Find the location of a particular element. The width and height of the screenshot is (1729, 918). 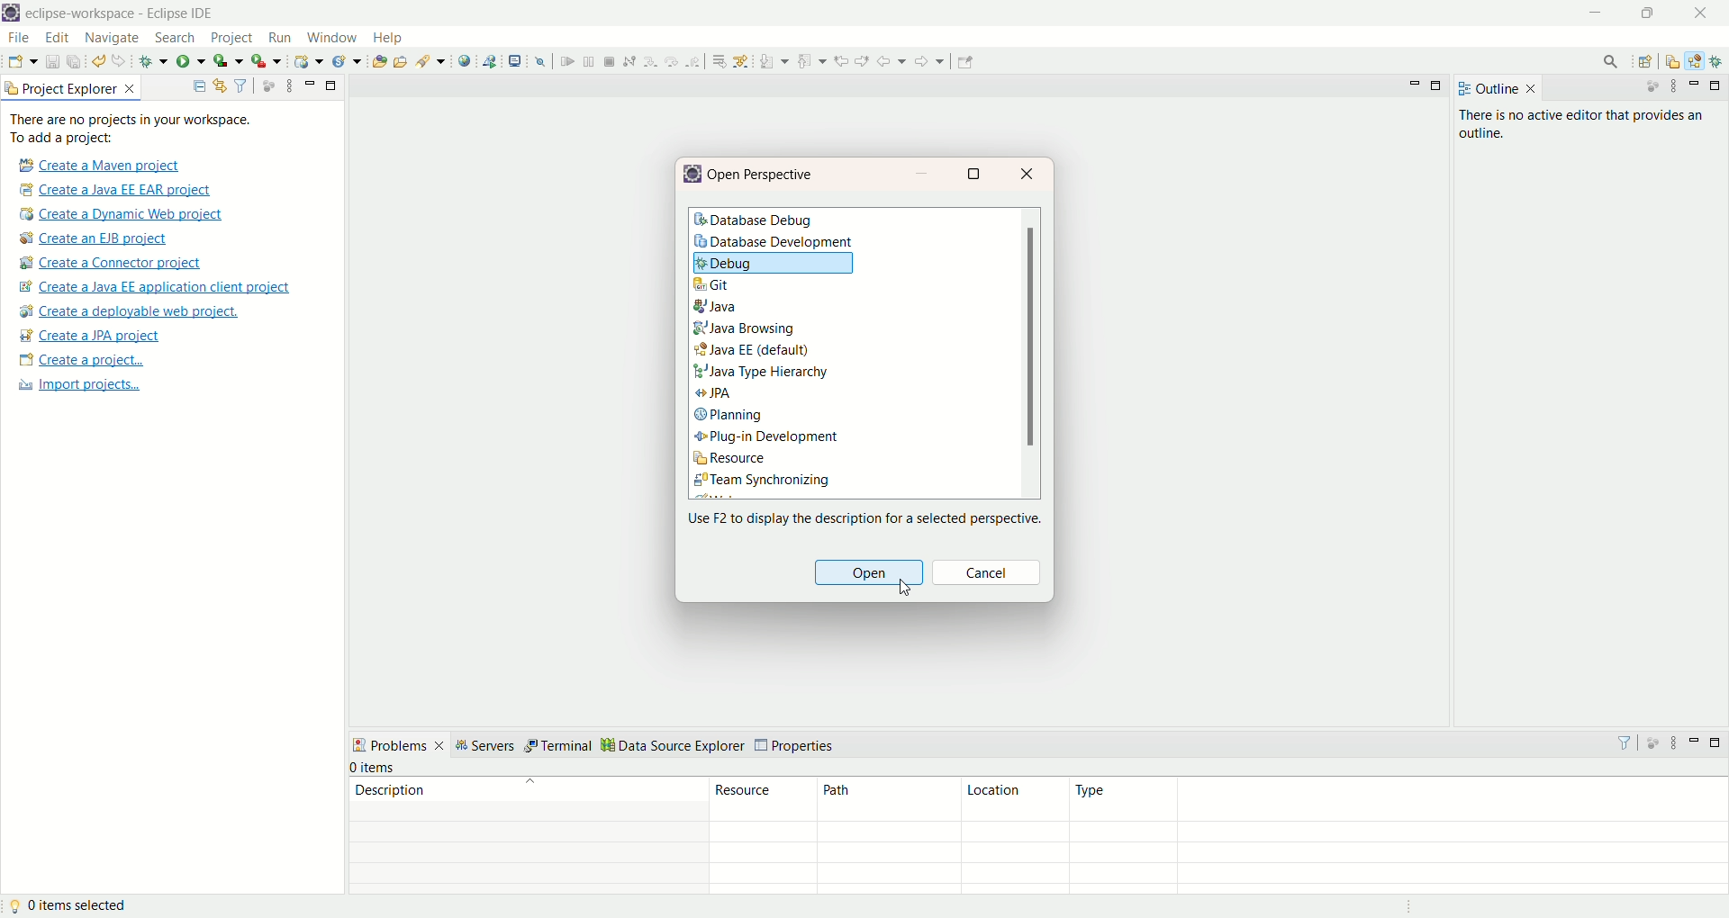

view menu is located at coordinates (288, 86).